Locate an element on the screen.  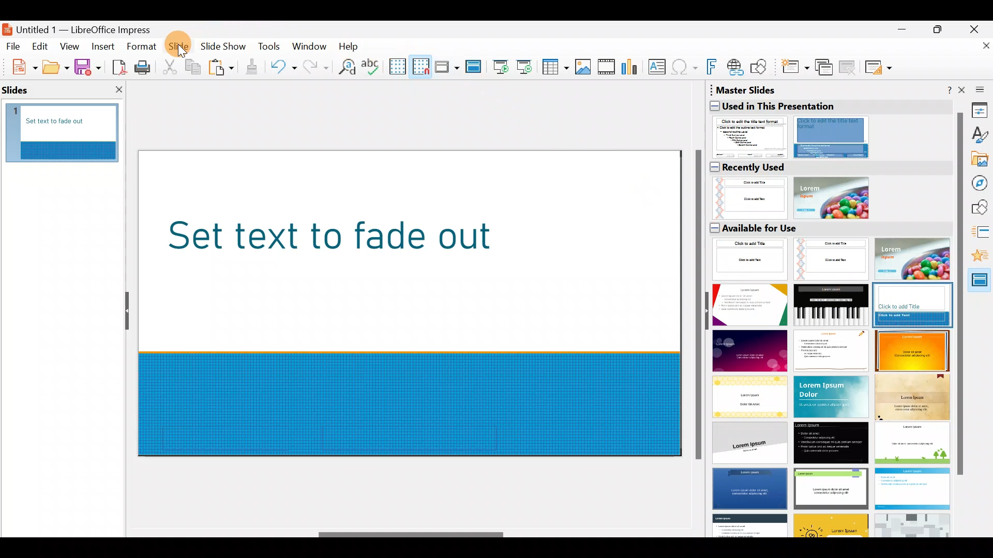
Minimise is located at coordinates (900, 34).